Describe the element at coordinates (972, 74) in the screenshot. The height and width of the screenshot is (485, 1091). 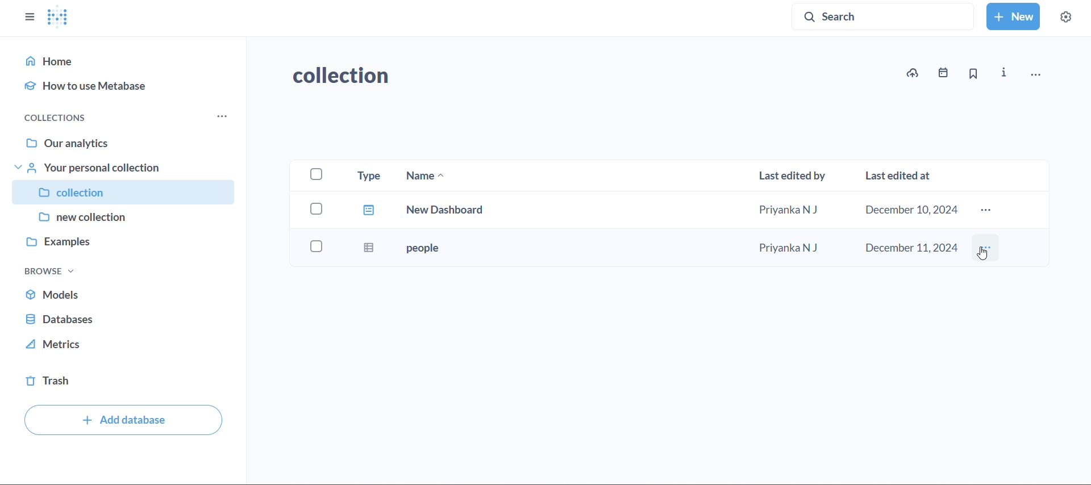
I see `bookmark` at that location.